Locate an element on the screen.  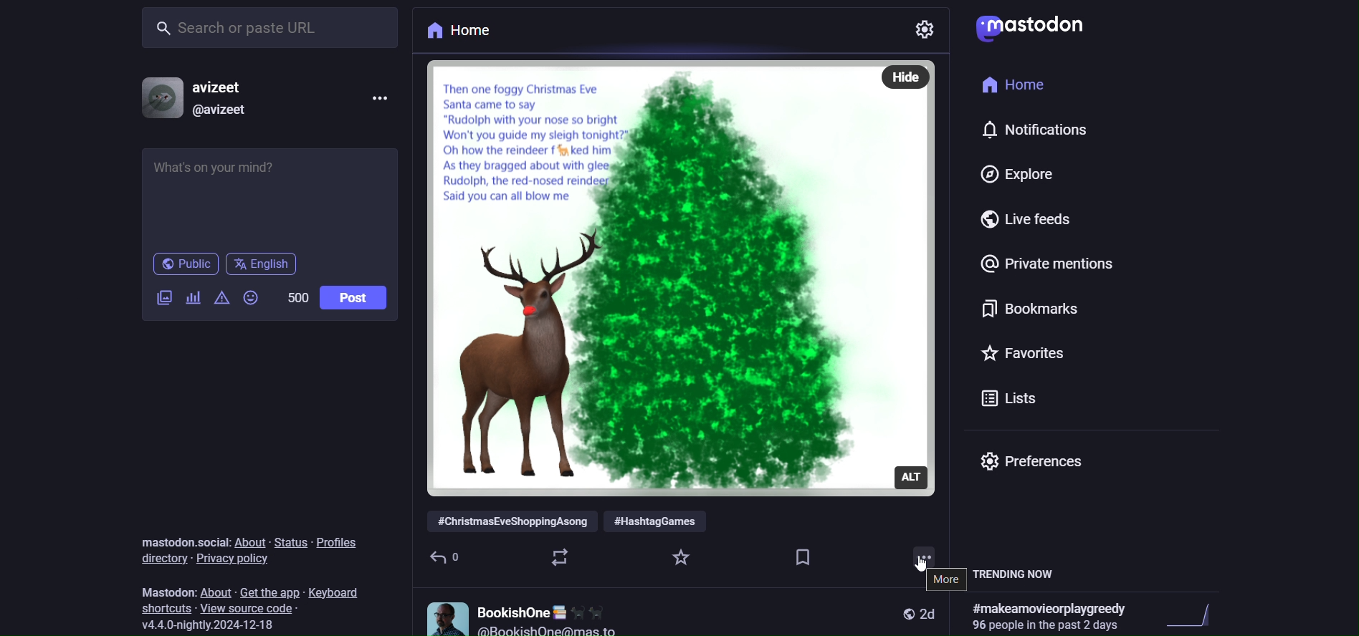
profile picture is located at coordinates (443, 615).